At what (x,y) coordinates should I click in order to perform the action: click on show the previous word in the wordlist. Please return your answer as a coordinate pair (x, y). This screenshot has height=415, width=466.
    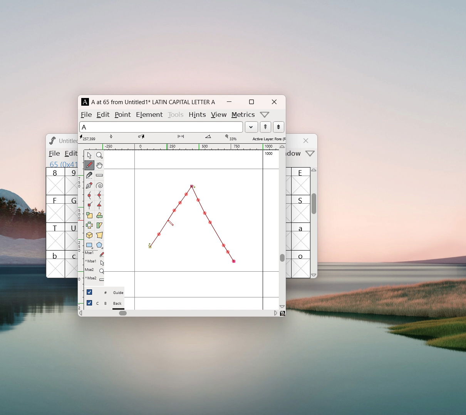
    Looking at the image, I should click on (278, 127).